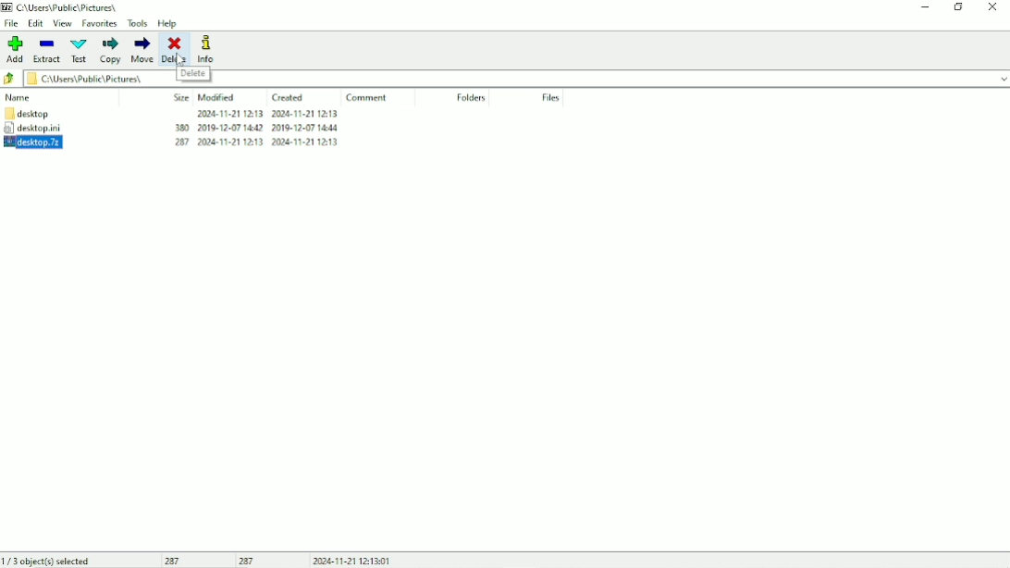  I want to click on Modified, so click(217, 97).